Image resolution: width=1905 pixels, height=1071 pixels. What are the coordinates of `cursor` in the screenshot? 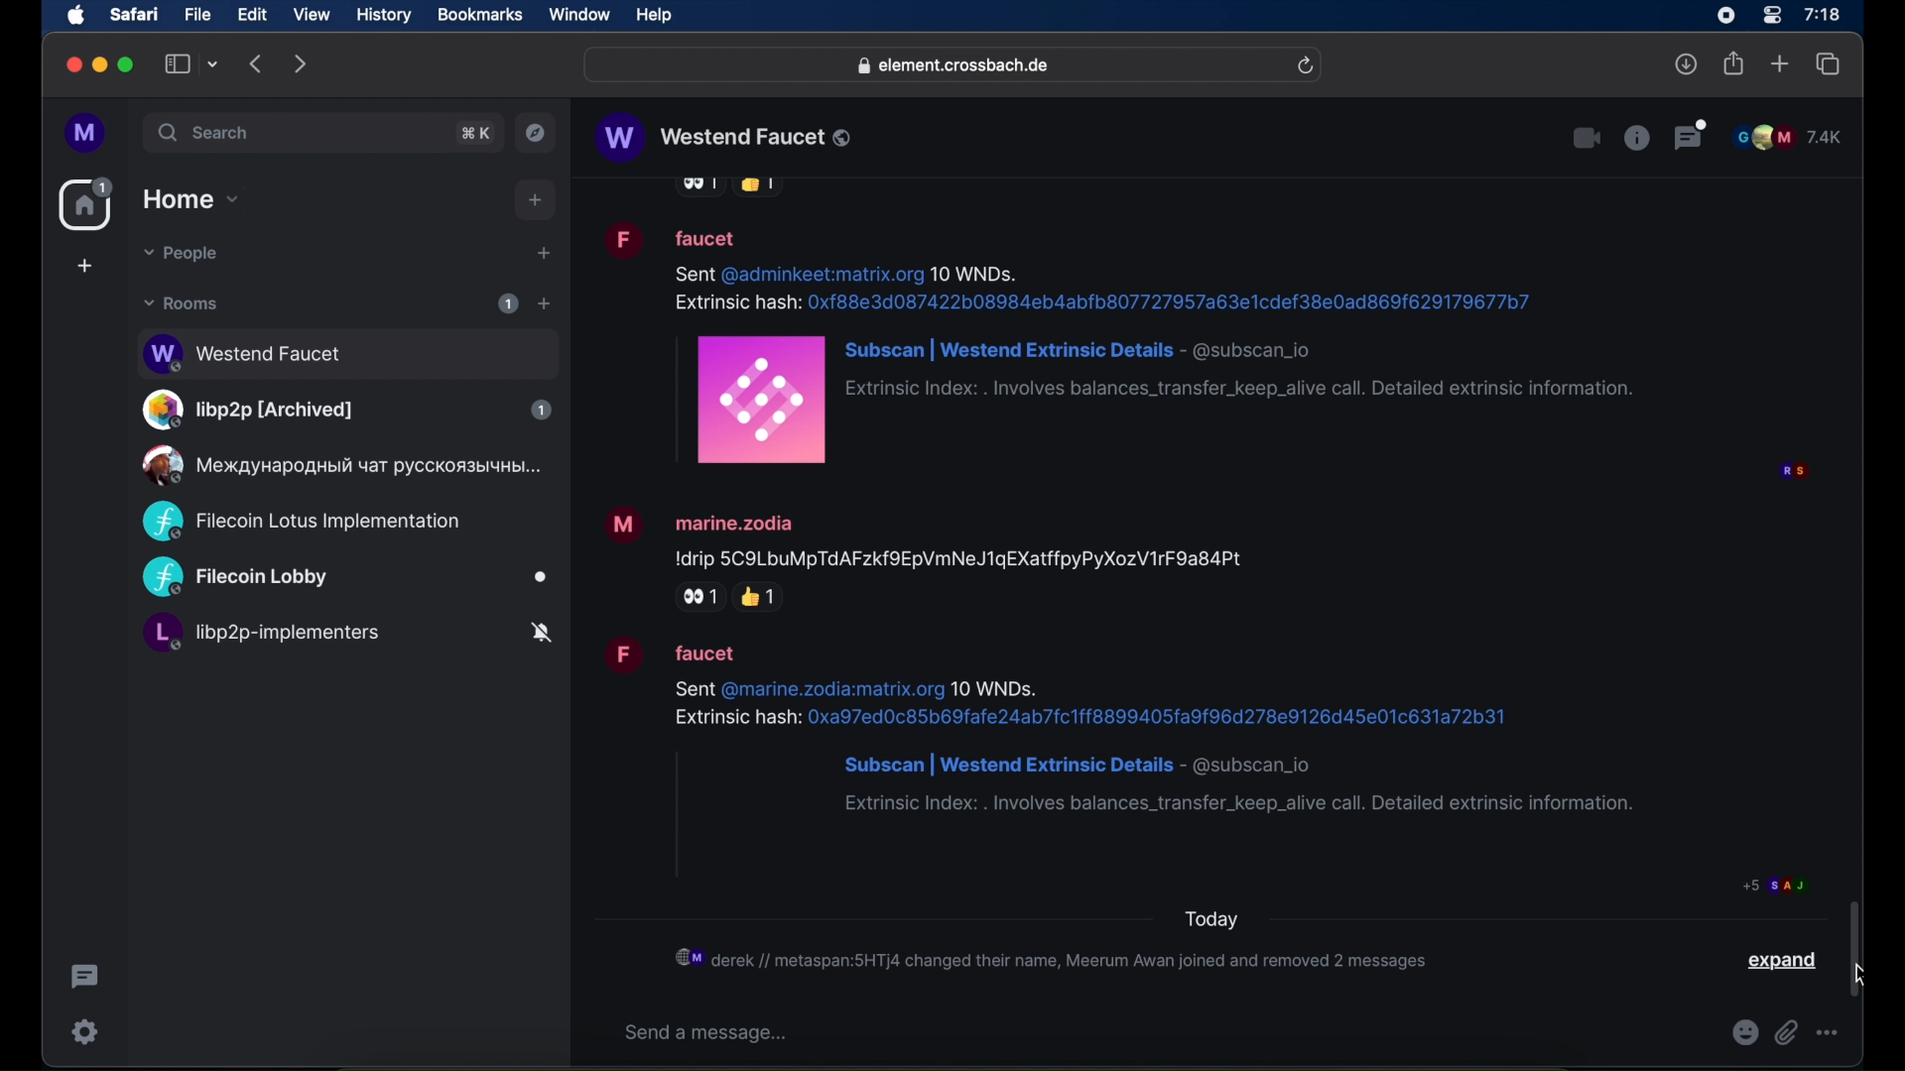 It's located at (1860, 975).